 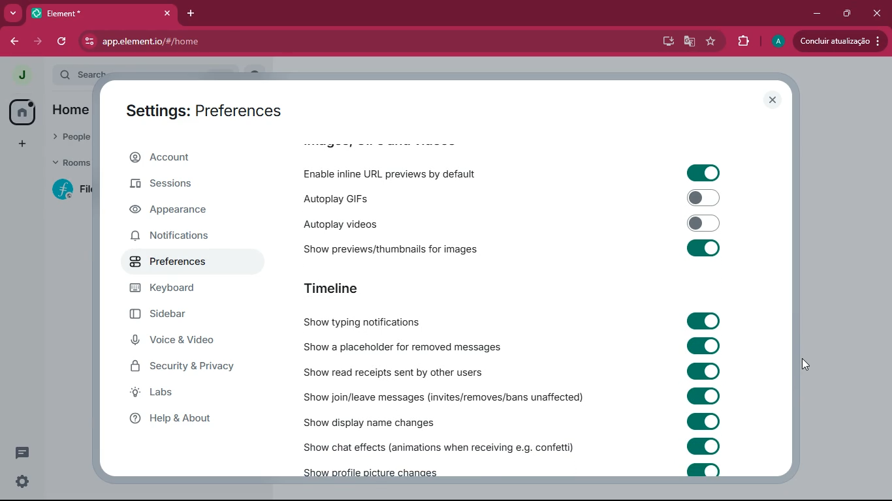 I want to click on maximize, so click(x=848, y=14).